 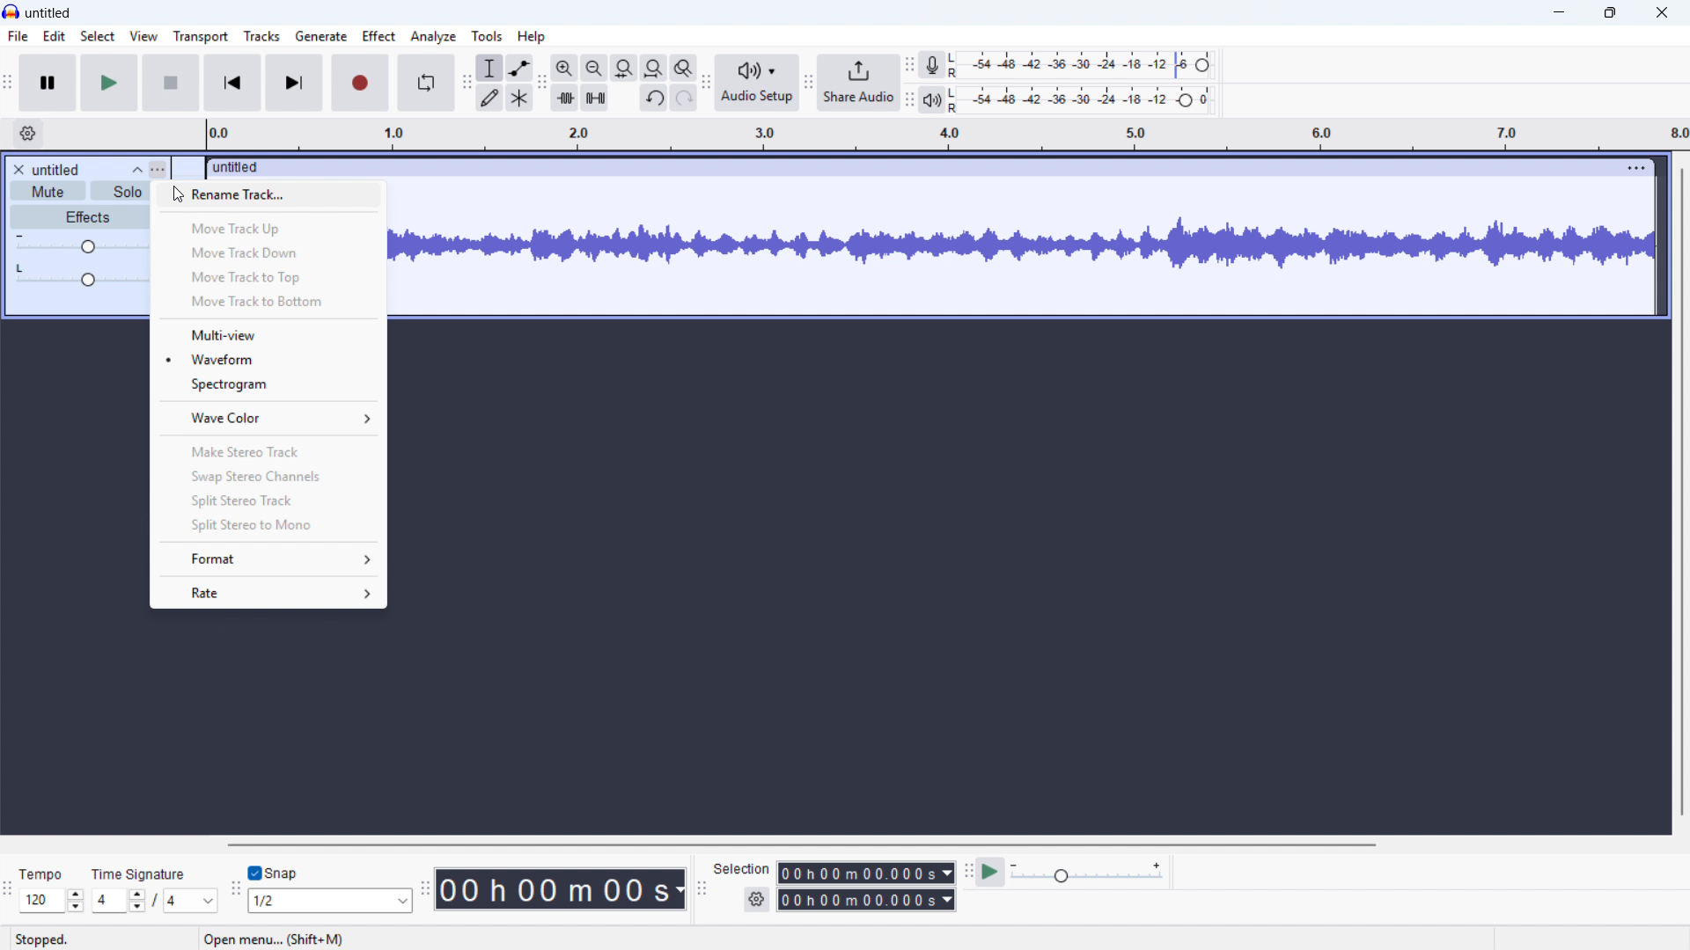 I want to click on Fit project to width , so click(x=624, y=69).